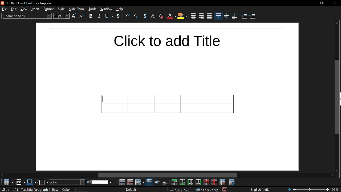  Describe the element at coordinates (102, 182) in the screenshot. I see `fill color` at that location.